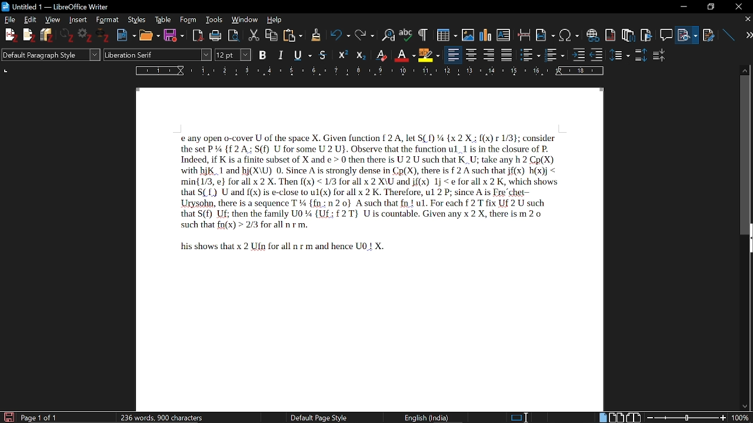 The image size is (753, 423). I want to click on Save, so click(173, 36).